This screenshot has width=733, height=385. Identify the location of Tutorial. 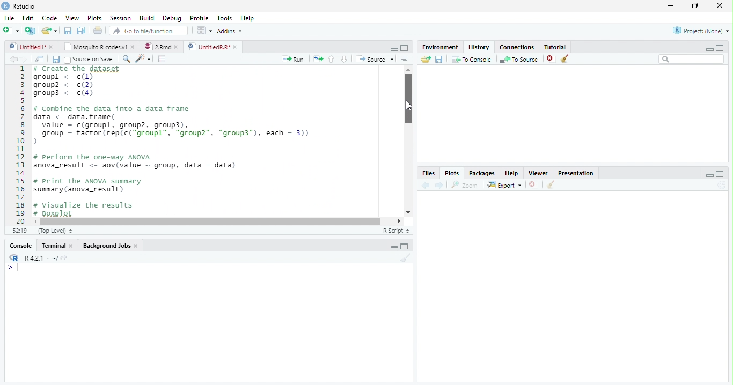
(556, 46).